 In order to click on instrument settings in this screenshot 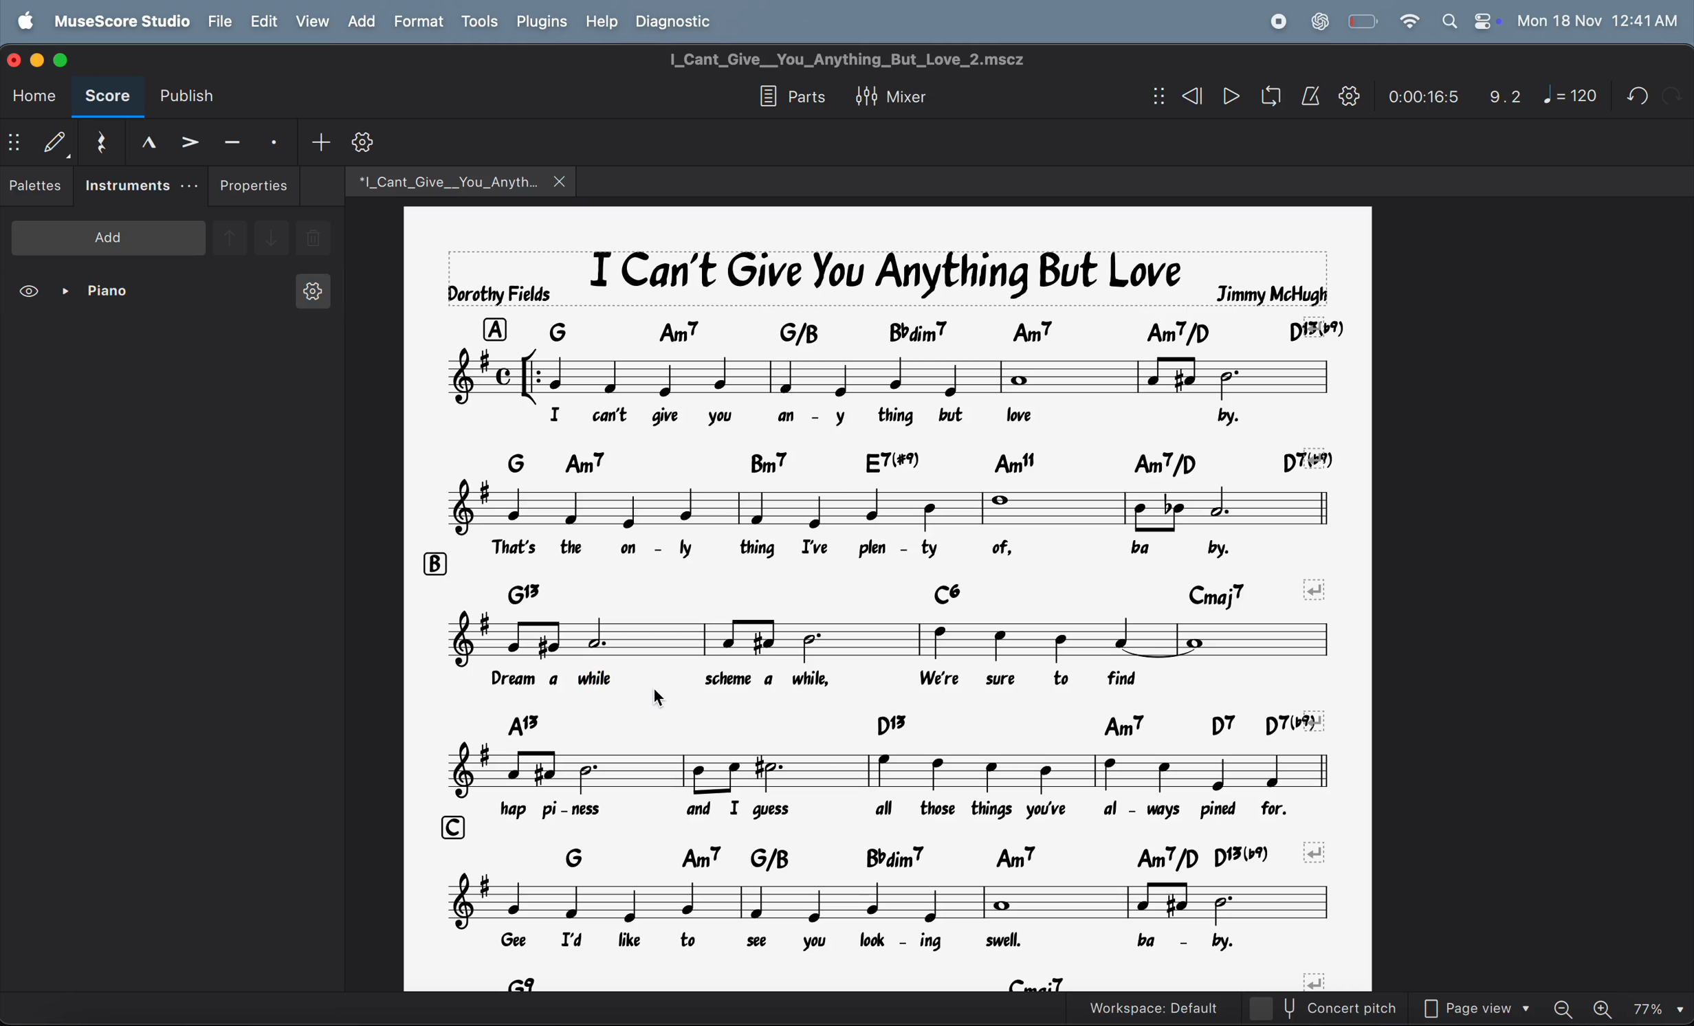, I will do `click(303, 290)`.